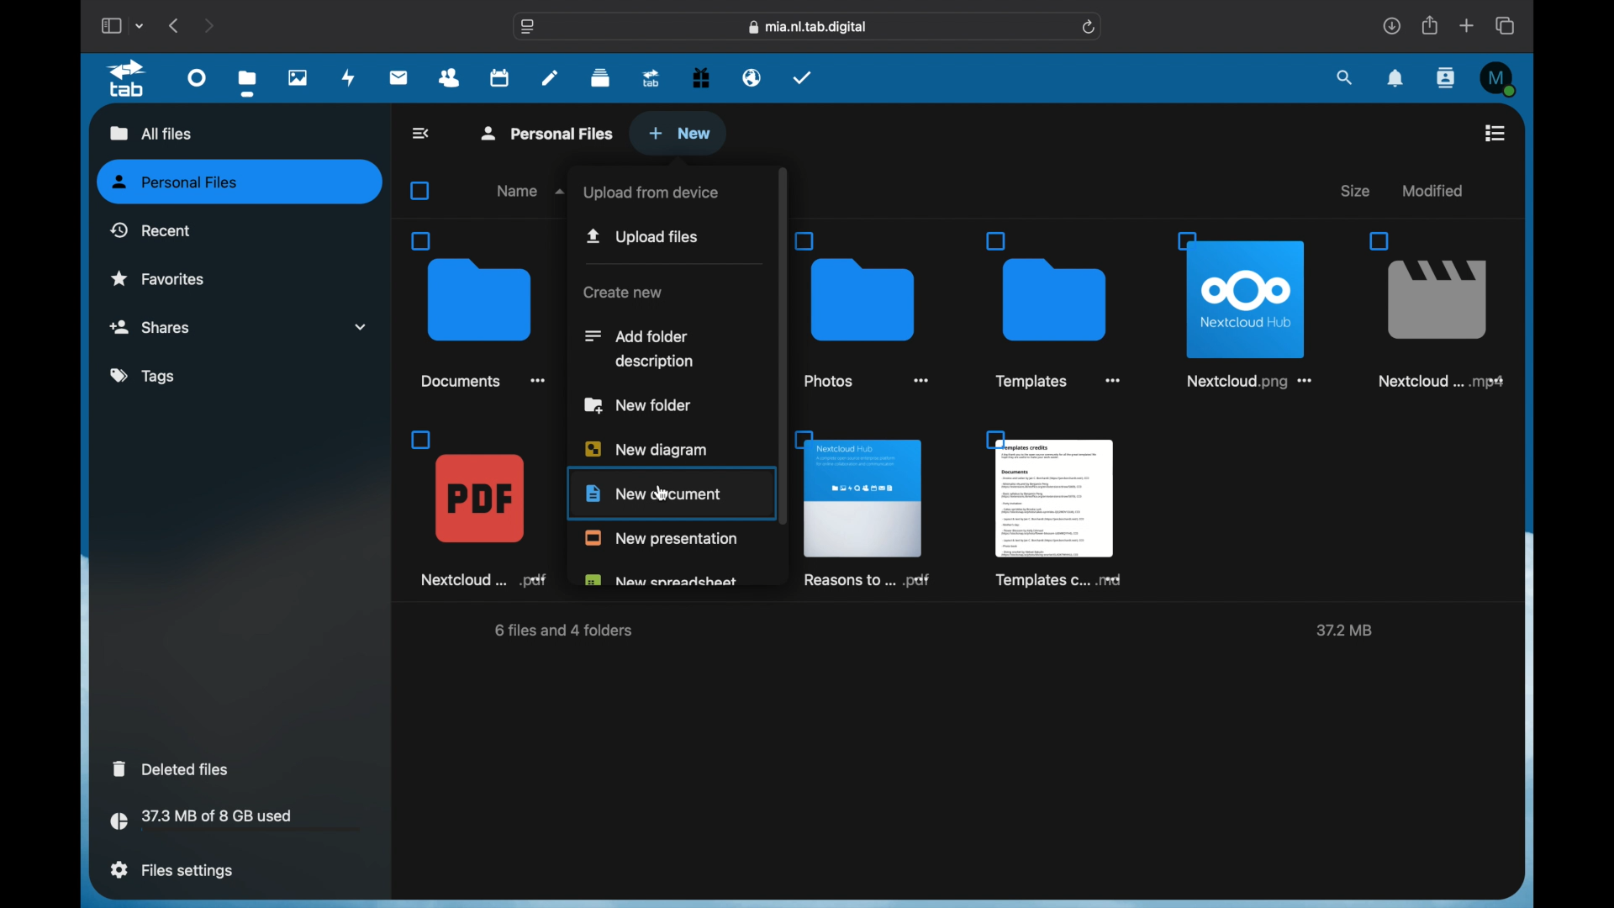  I want to click on upgrade, so click(651, 77).